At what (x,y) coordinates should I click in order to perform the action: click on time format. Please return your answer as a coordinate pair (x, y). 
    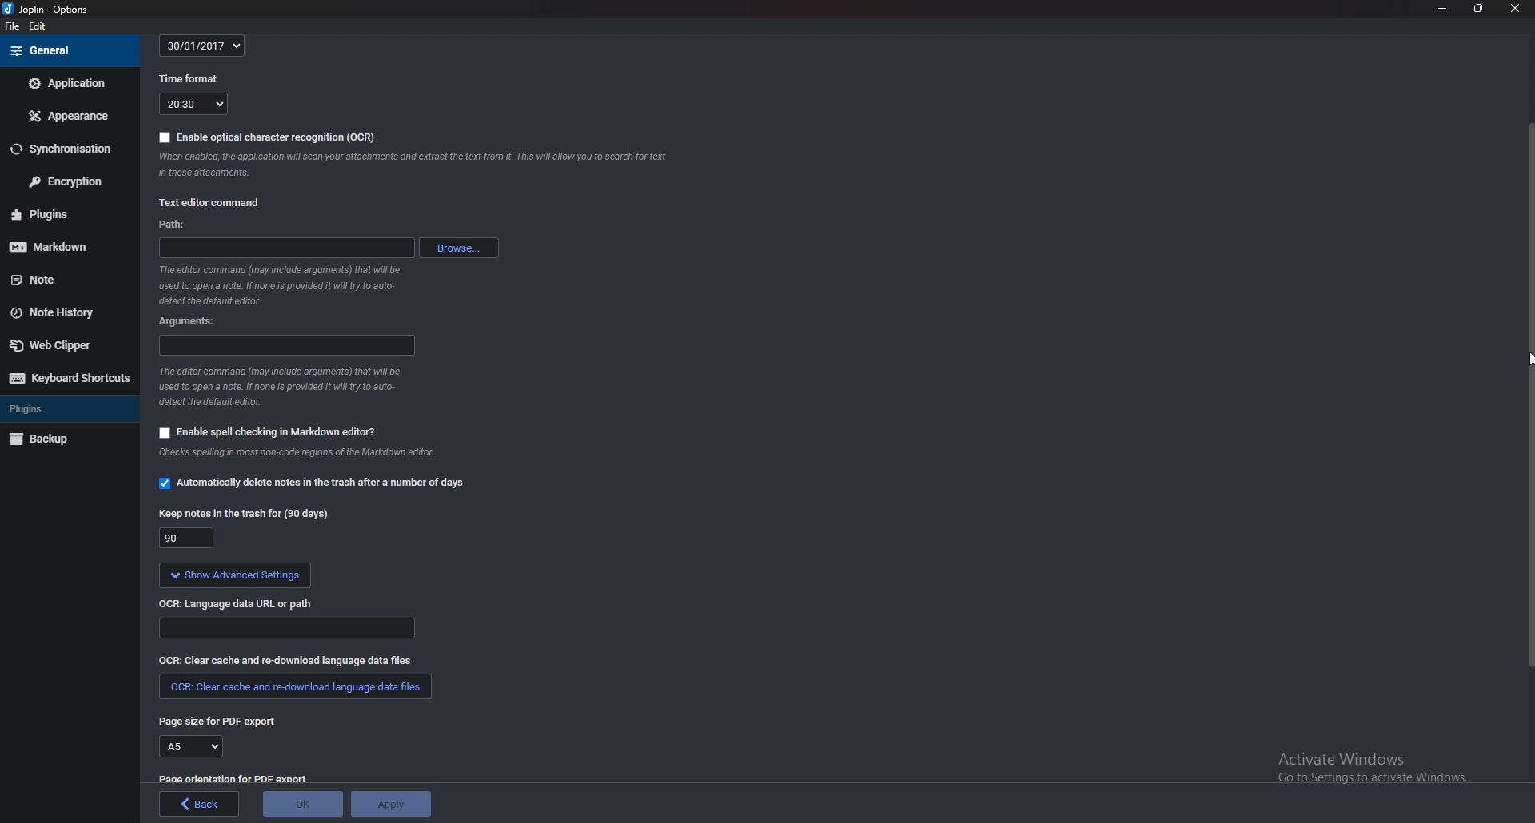
    Looking at the image, I should click on (189, 81).